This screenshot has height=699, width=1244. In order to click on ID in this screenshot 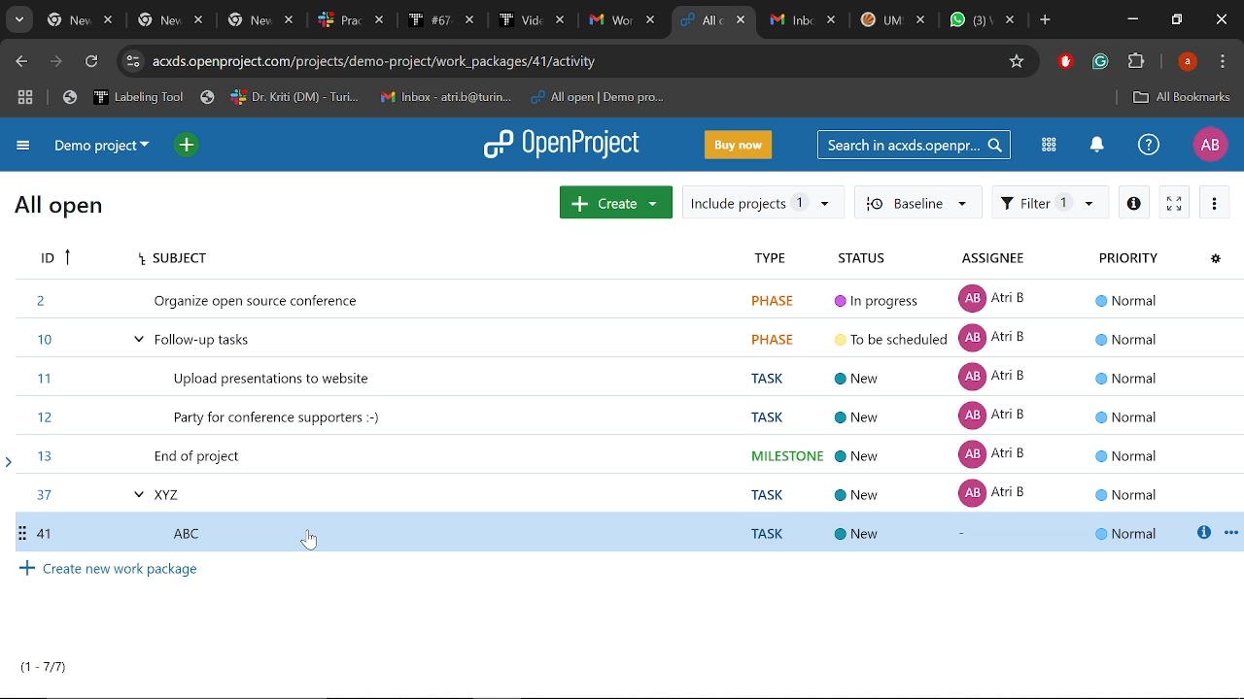, I will do `click(57, 258)`.